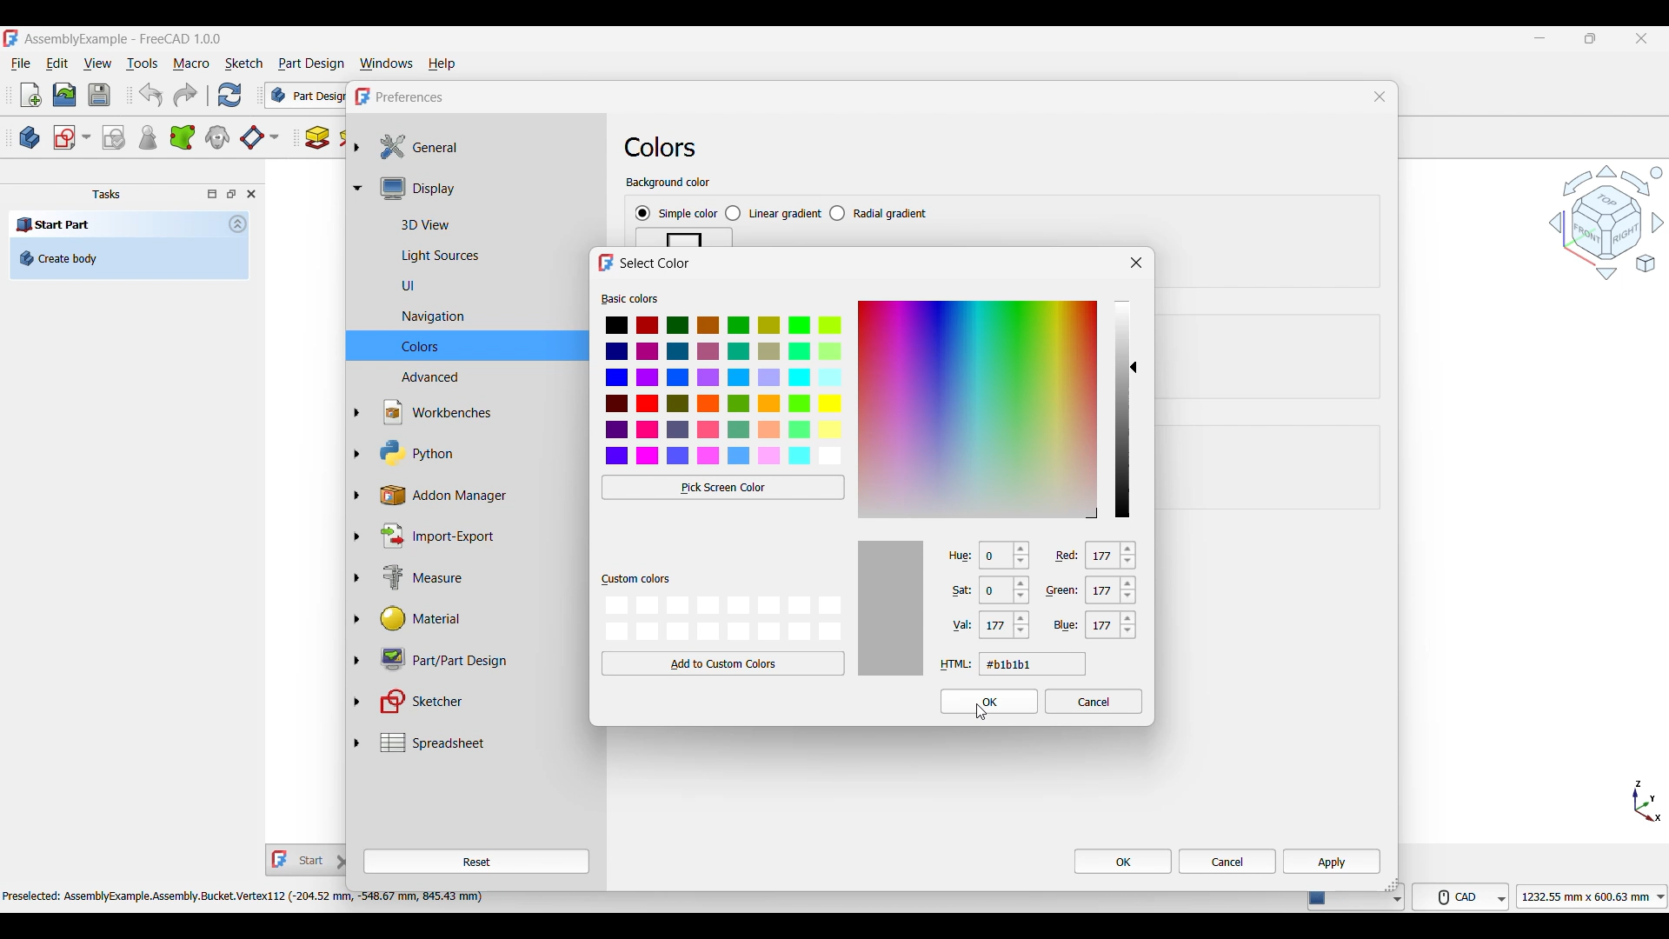 Image resolution: width=1669 pixels, height=939 pixels. I want to click on basic colors, so click(630, 298).